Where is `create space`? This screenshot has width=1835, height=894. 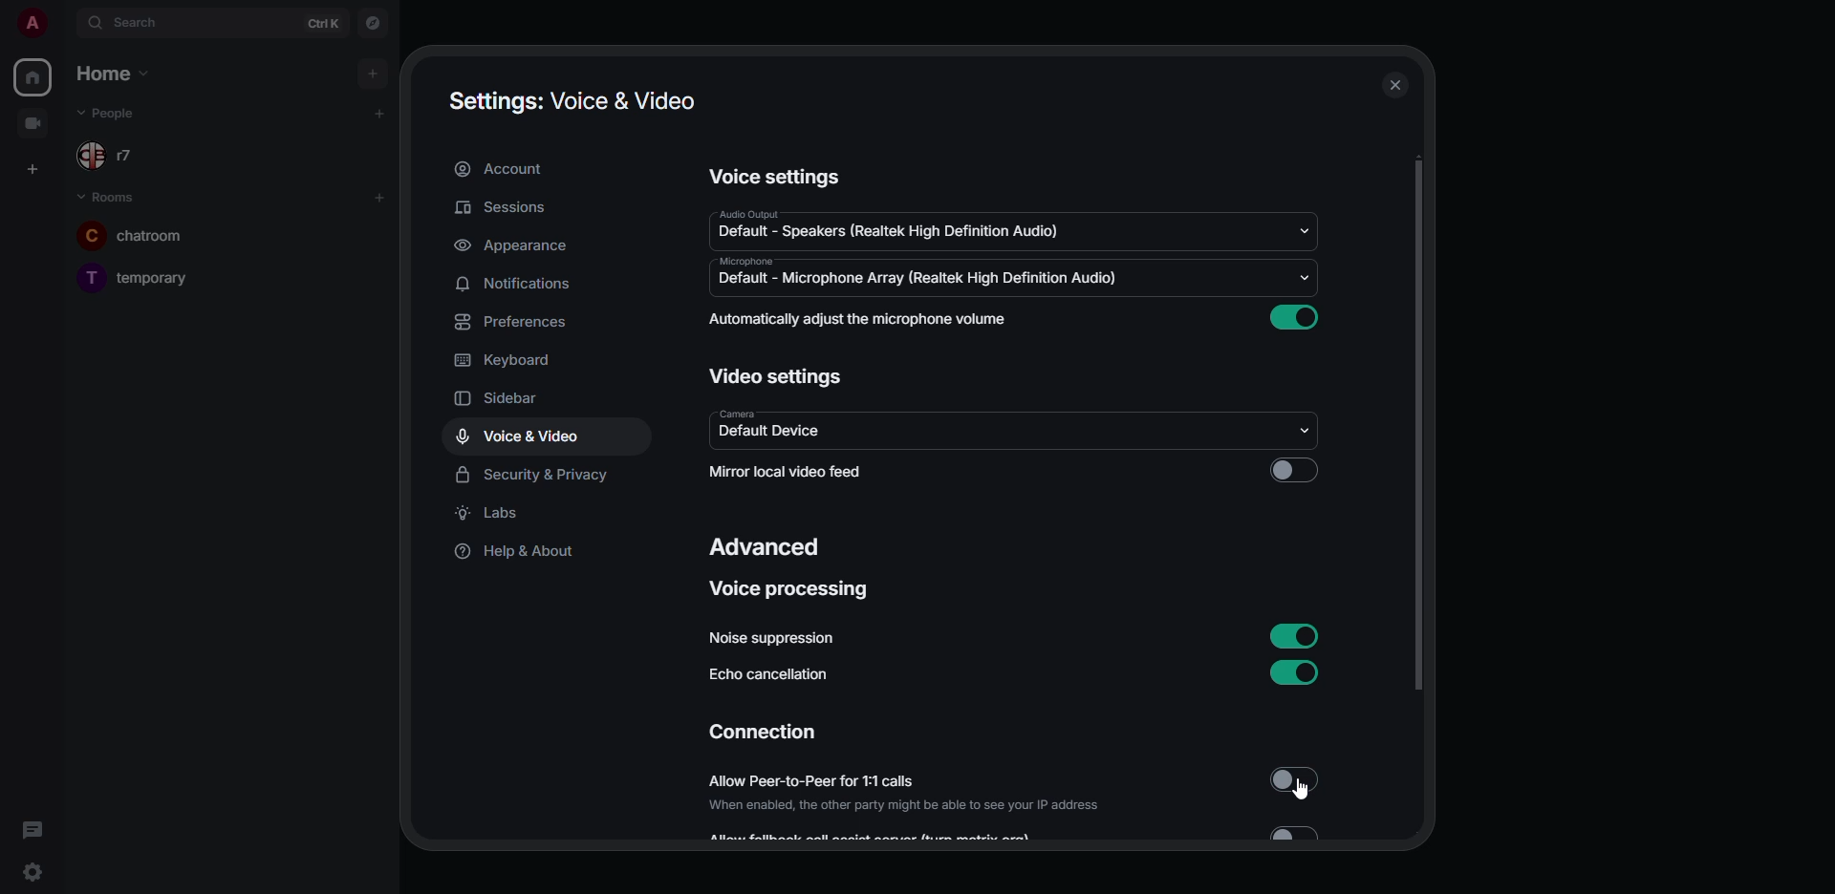 create space is located at coordinates (35, 166).